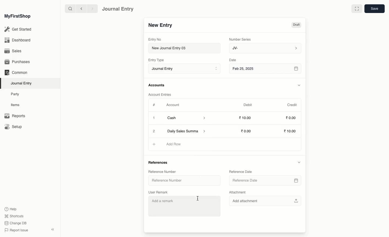  What do you see at coordinates (248, 105) in the screenshot?
I see `Debit` at bounding box center [248, 105].